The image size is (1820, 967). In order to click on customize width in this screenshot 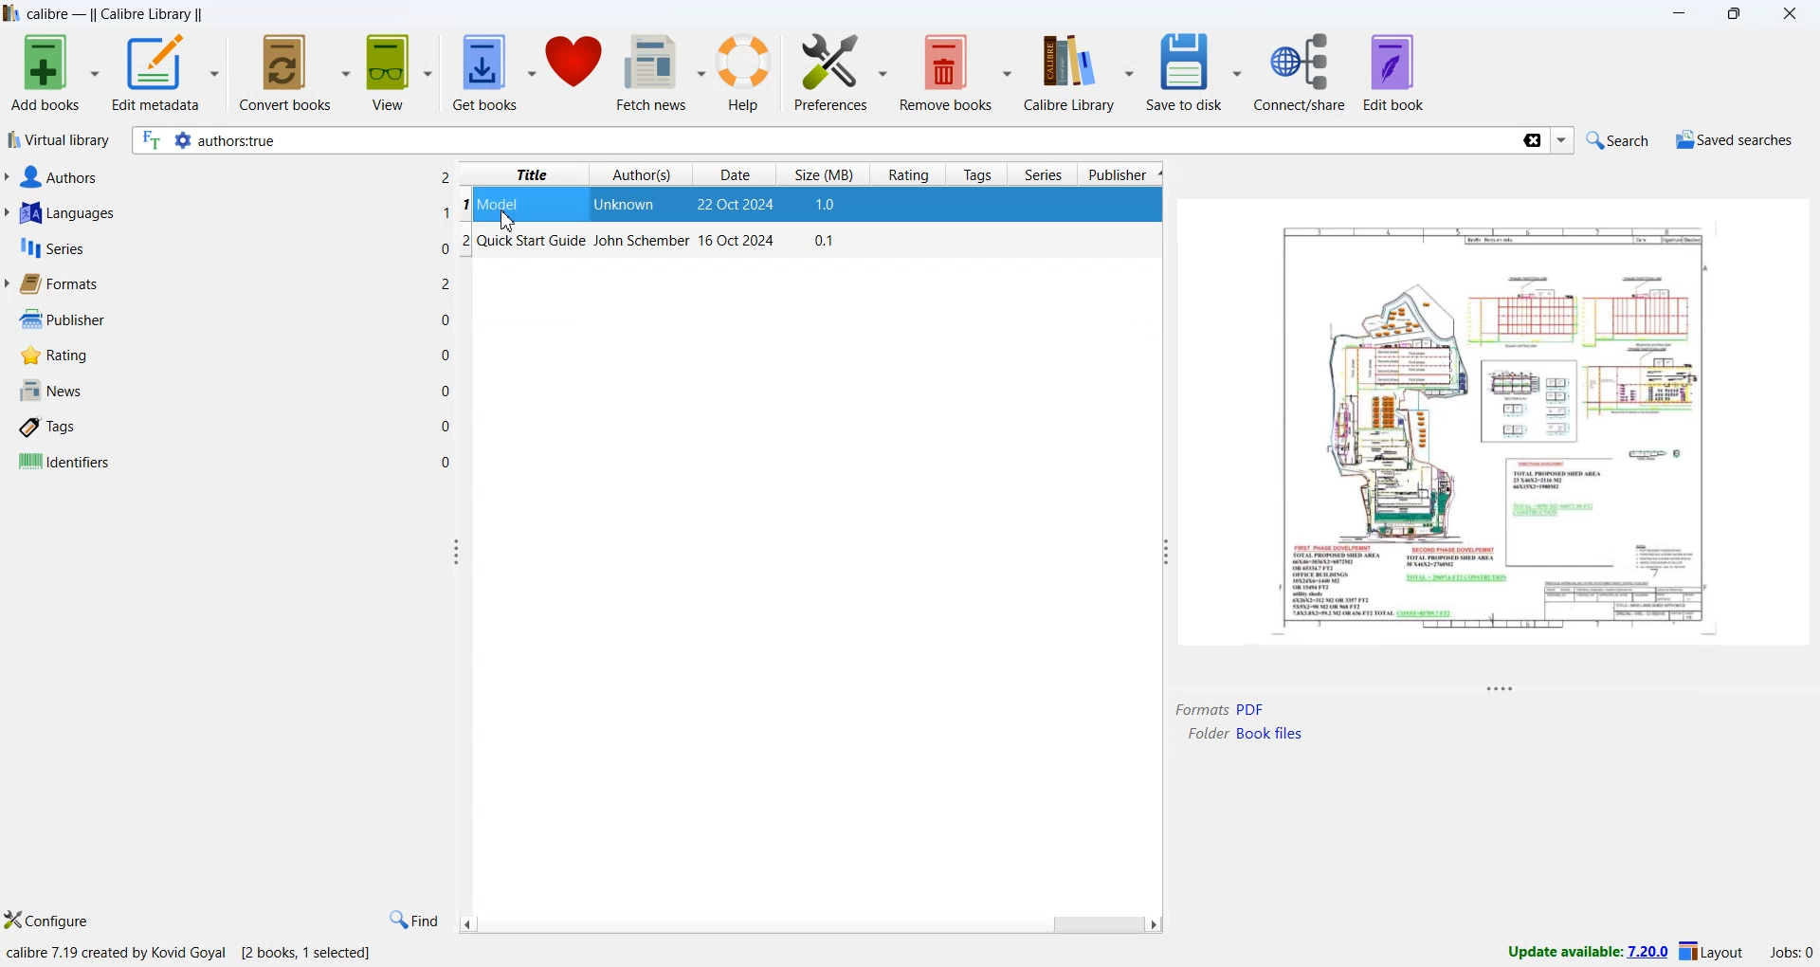, I will do `click(1162, 552)`.